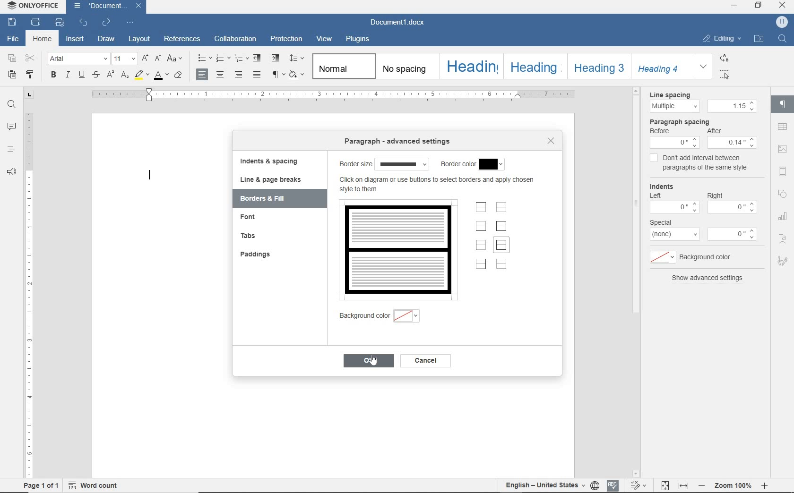 This screenshot has height=493, width=794. What do you see at coordinates (68, 76) in the screenshot?
I see `italic` at bounding box center [68, 76].